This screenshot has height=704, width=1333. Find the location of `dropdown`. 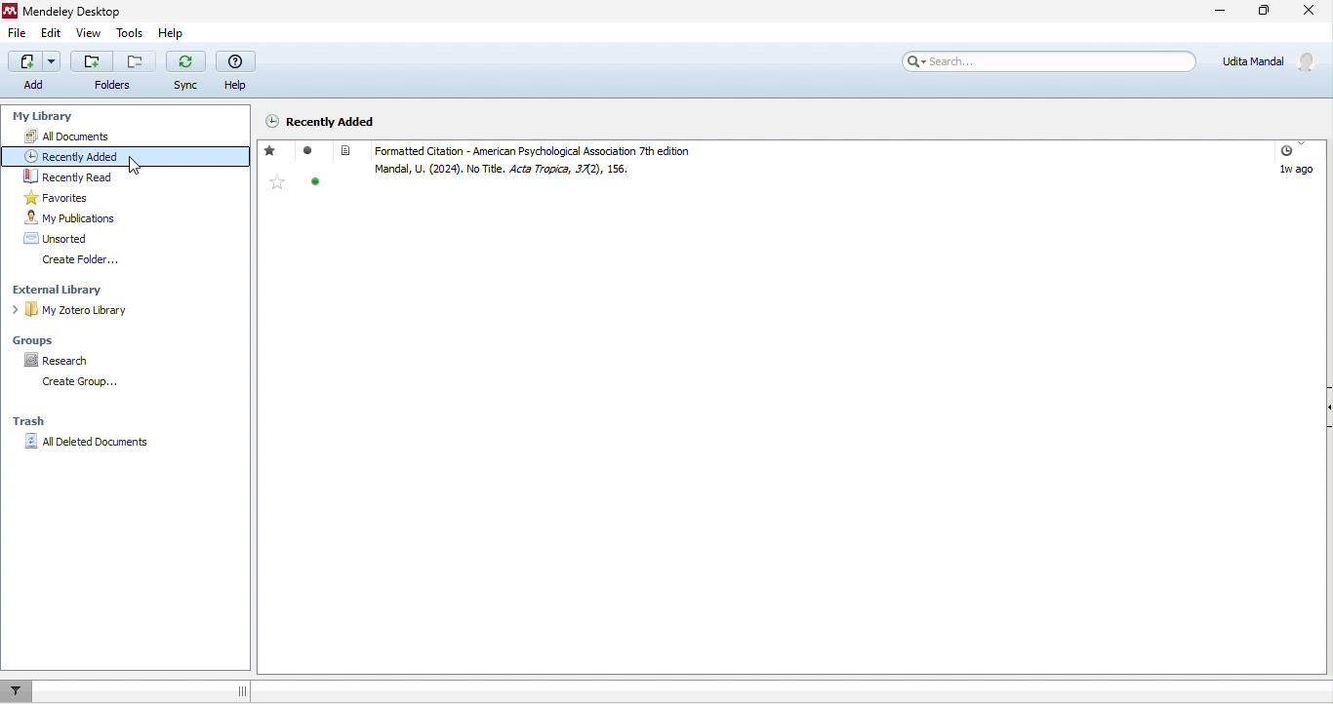

dropdown is located at coordinates (1304, 146).